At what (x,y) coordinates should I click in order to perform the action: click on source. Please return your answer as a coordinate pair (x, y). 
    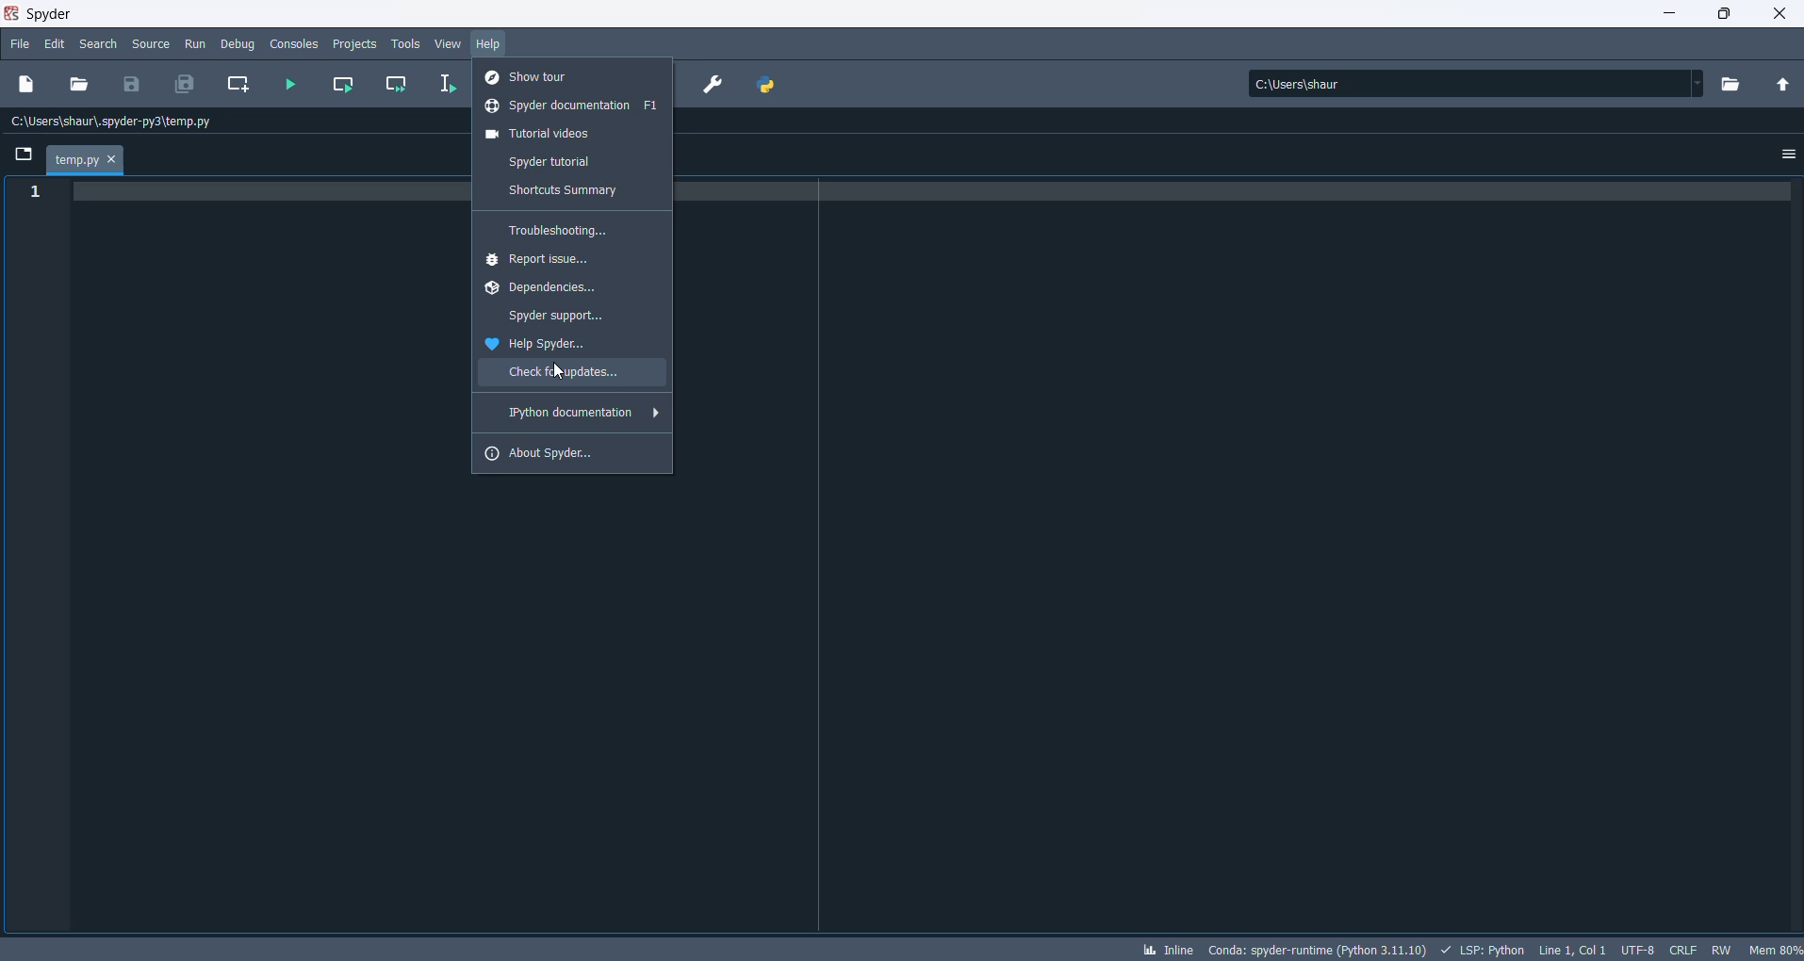
    Looking at the image, I should click on (151, 44).